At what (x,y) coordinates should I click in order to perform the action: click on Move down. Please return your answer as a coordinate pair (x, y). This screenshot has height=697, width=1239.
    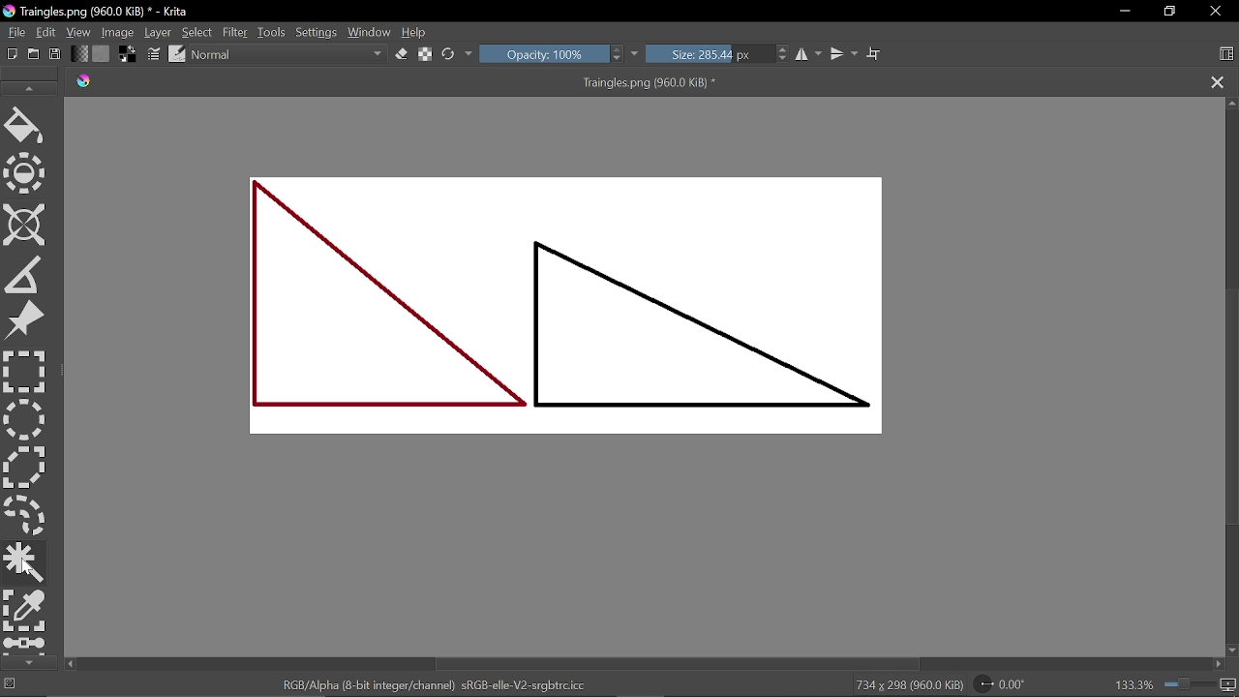
    Looking at the image, I should click on (1231, 652).